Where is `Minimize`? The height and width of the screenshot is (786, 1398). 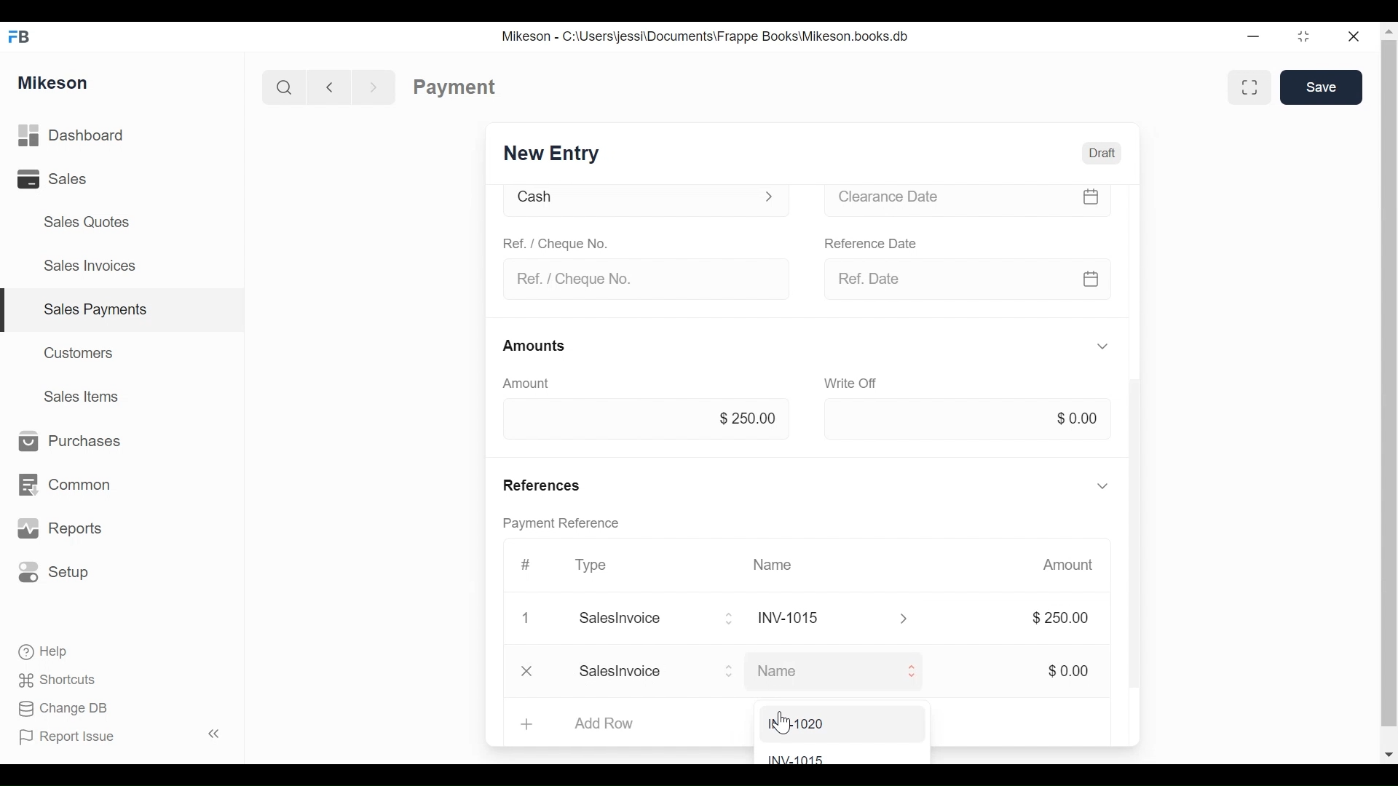
Minimize is located at coordinates (1256, 36).